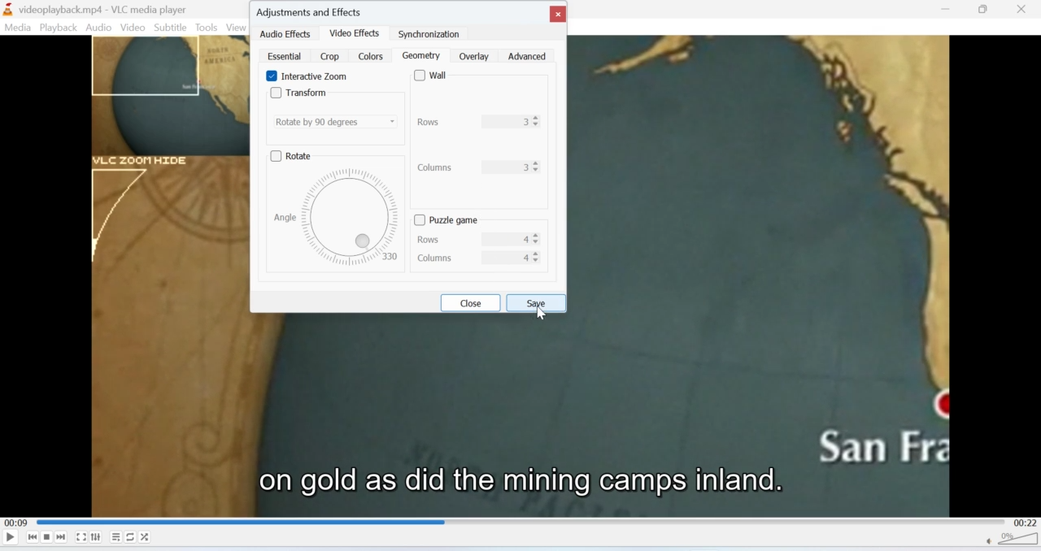 This screenshot has width=1041, height=551. What do you see at coordinates (948, 8) in the screenshot?
I see `Minimise` at bounding box center [948, 8].